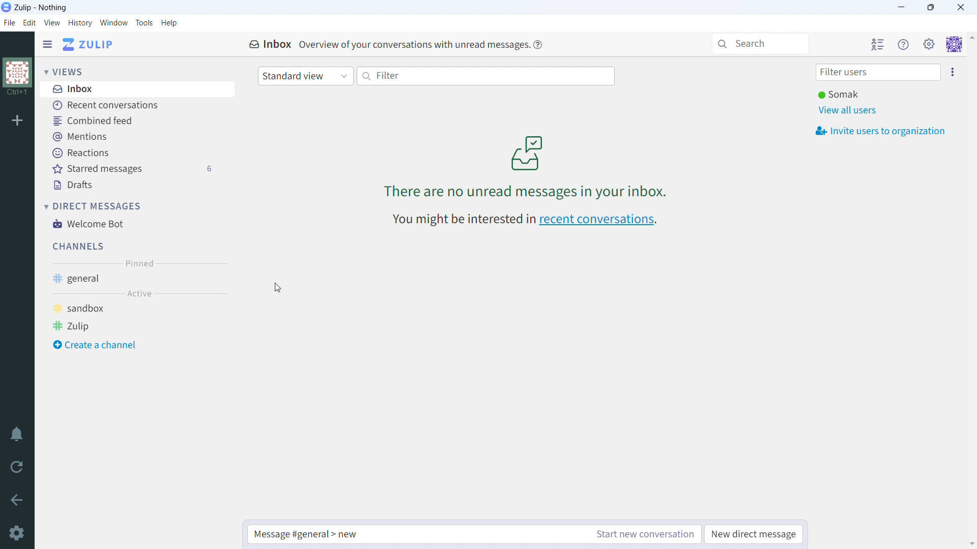 Image resolution: width=977 pixels, height=549 pixels. What do you see at coordinates (115, 345) in the screenshot?
I see `create a channel` at bounding box center [115, 345].